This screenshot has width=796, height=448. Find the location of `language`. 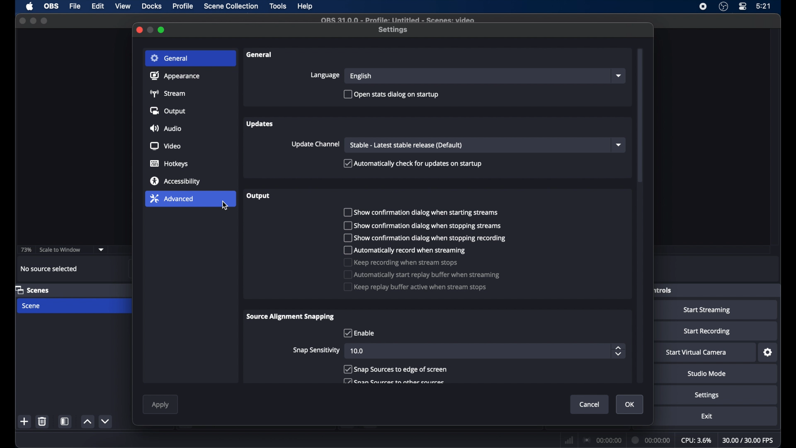

language is located at coordinates (325, 75).